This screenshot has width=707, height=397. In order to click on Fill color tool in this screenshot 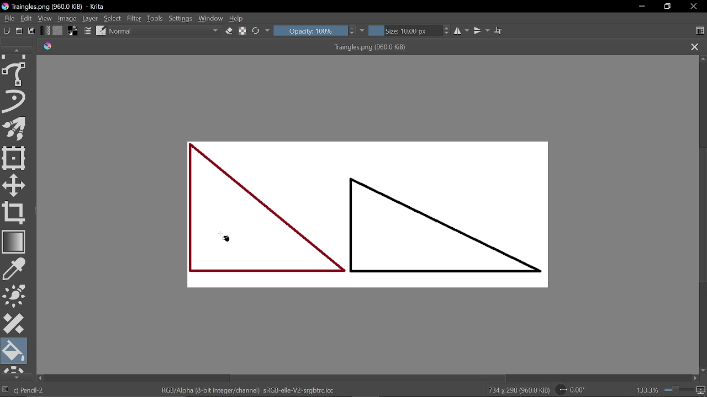, I will do `click(15, 351)`.